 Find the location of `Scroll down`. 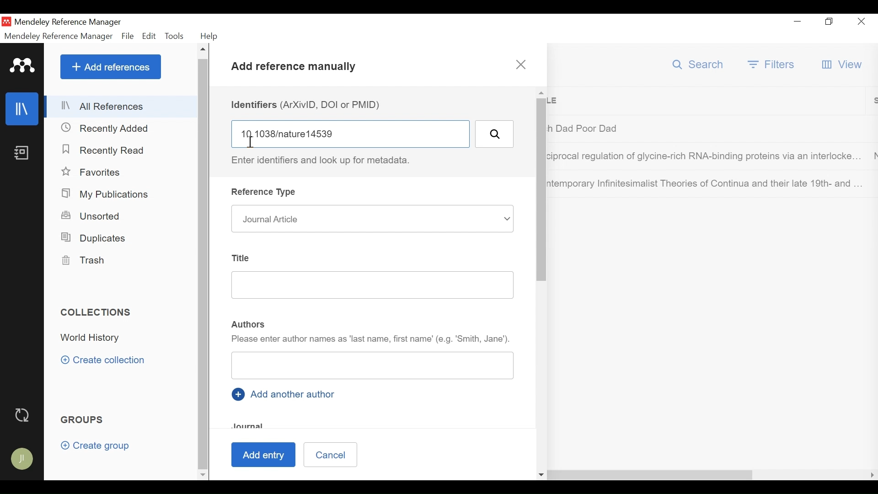

Scroll down is located at coordinates (203, 474).